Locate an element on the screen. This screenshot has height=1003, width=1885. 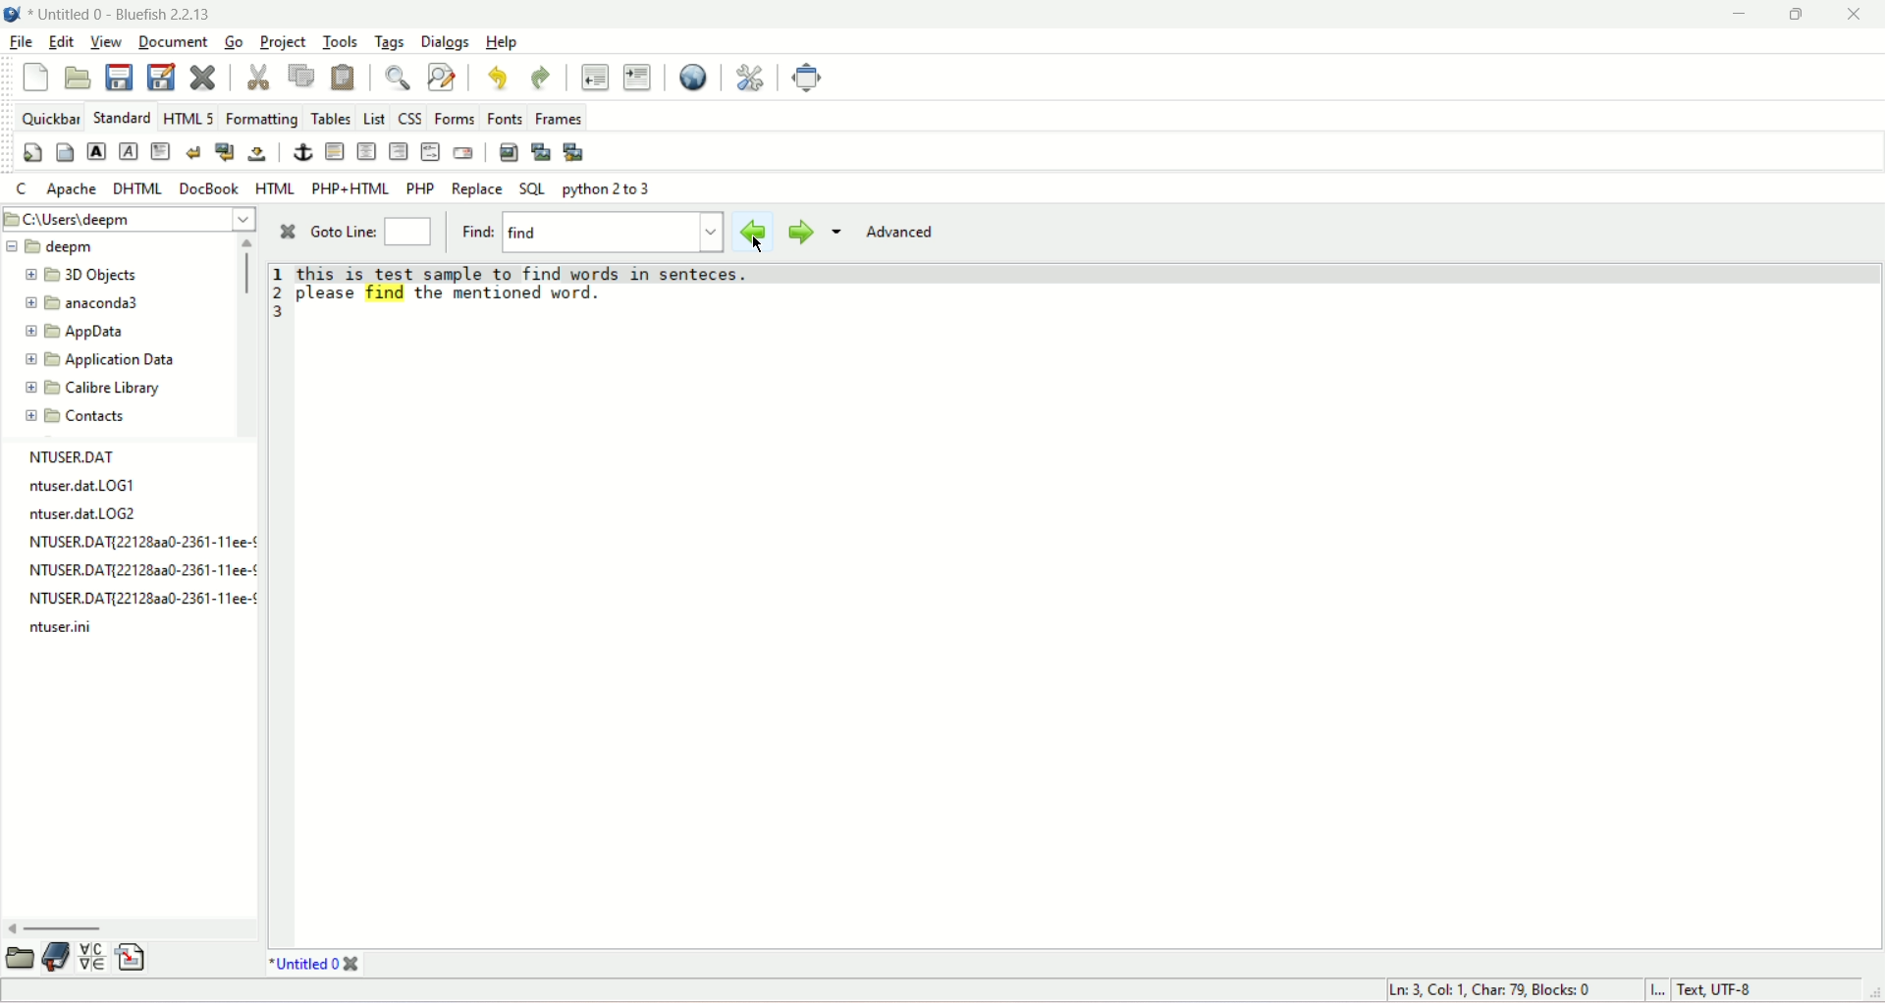
cut is located at coordinates (256, 78).